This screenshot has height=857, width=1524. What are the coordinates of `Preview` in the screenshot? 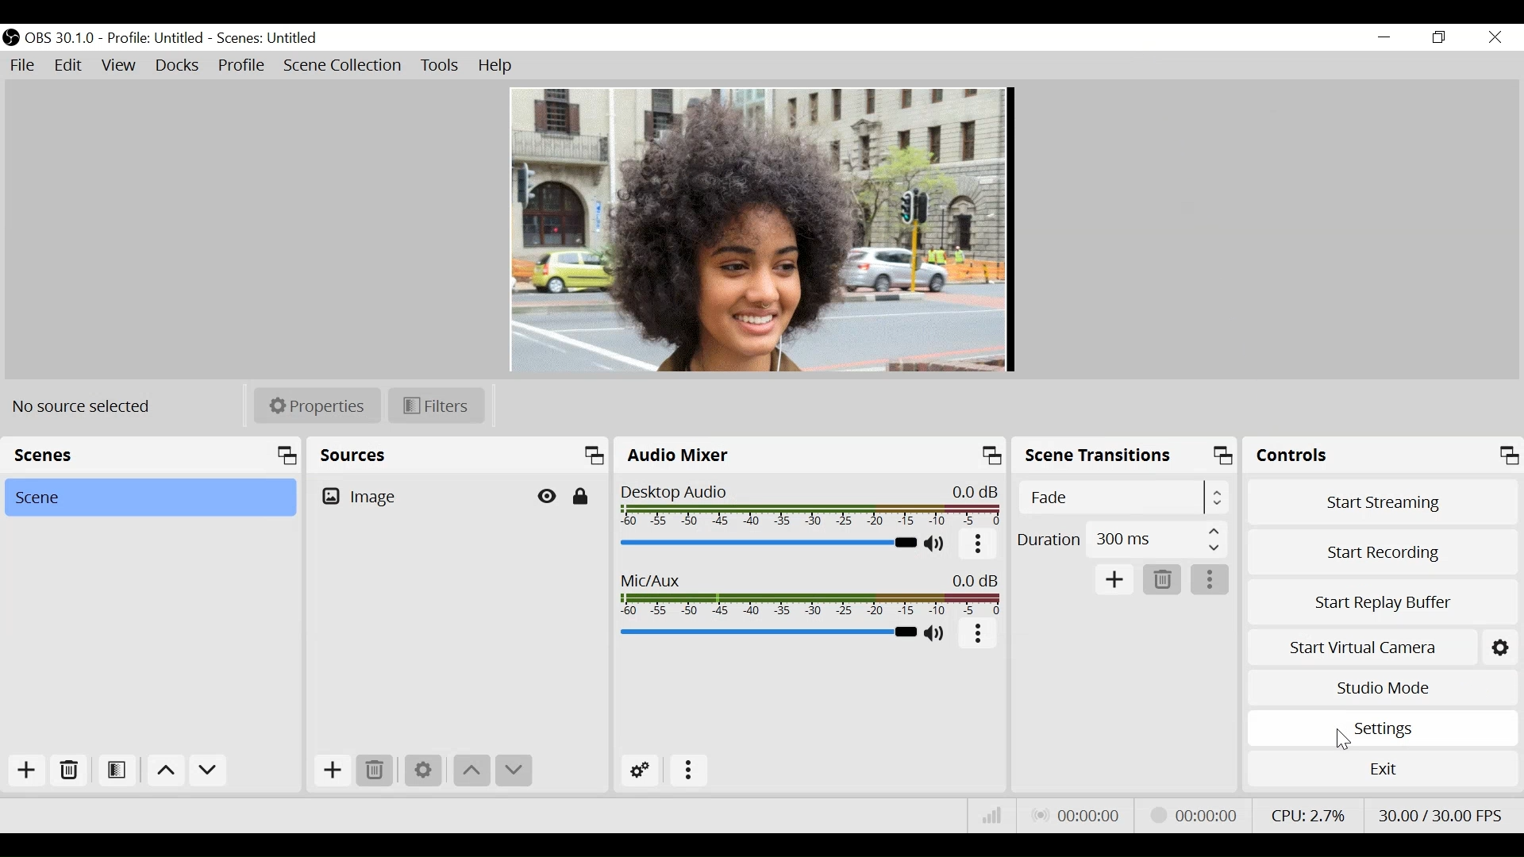 It's located at (759, 228).